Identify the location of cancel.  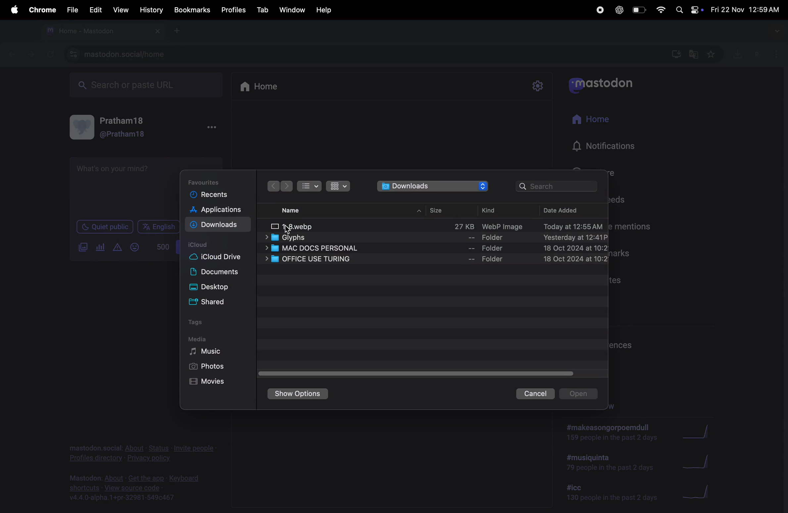
(537, 394).